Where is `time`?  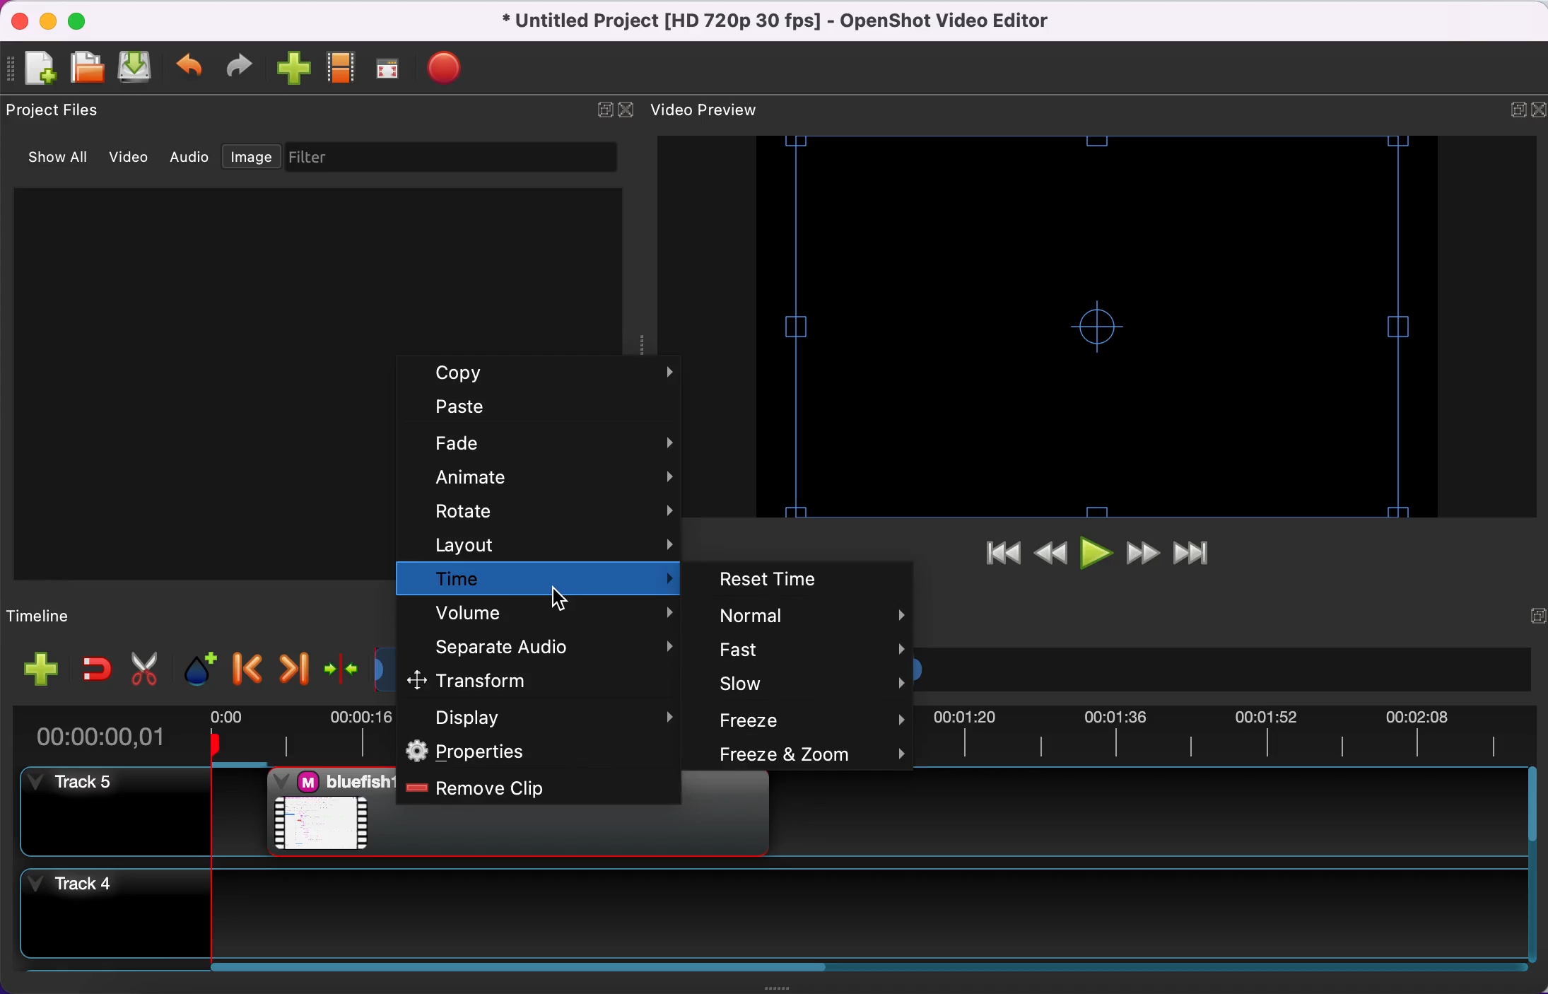
time is located at coordinates (536, 578).